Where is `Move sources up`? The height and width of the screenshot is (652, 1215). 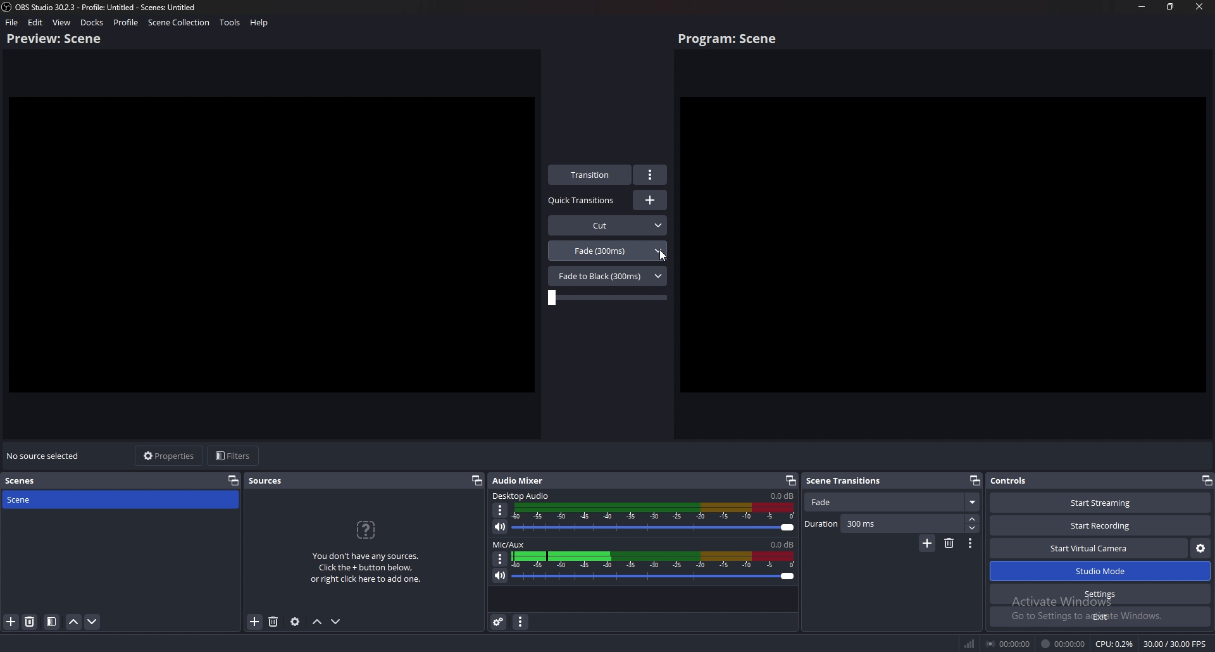
Move sources up is located at coordinates (318, 622).